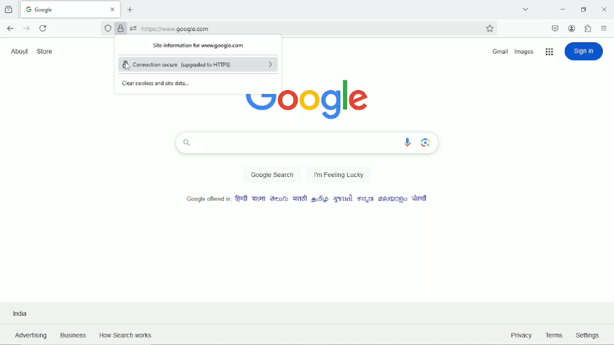 Image resolution: width=614 pixels, height=345 pixels. I want to click on language, so click(418, 199).